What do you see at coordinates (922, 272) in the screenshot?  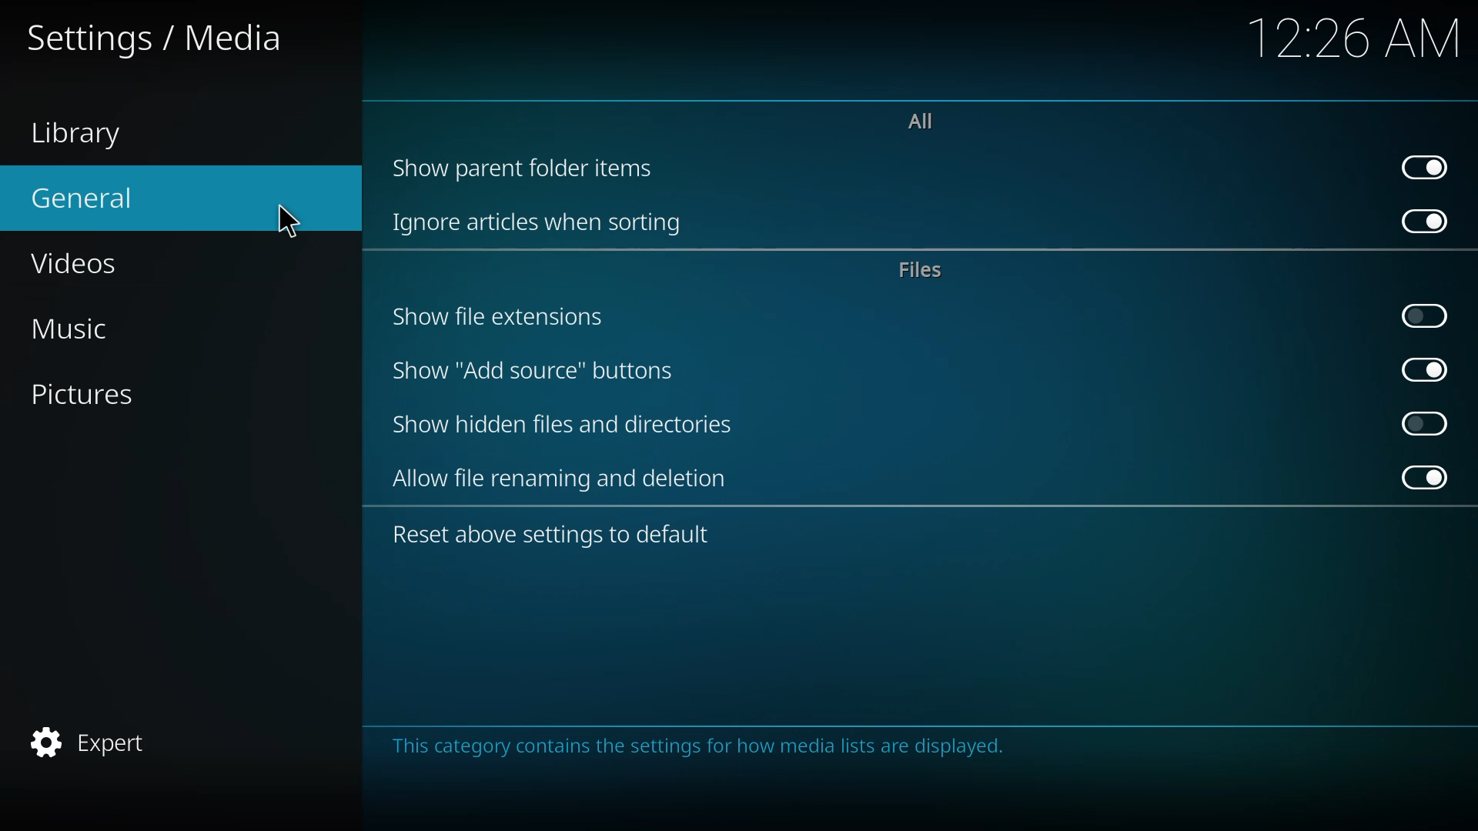 I see `files` at bounding box center [922, 272].